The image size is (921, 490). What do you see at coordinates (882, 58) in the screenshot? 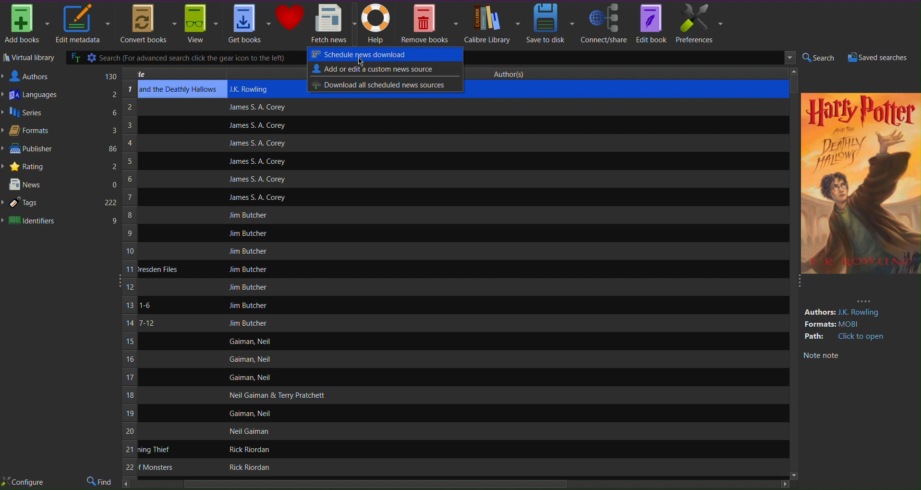
I see `Saved Searches` at bounding box center [882, 58].